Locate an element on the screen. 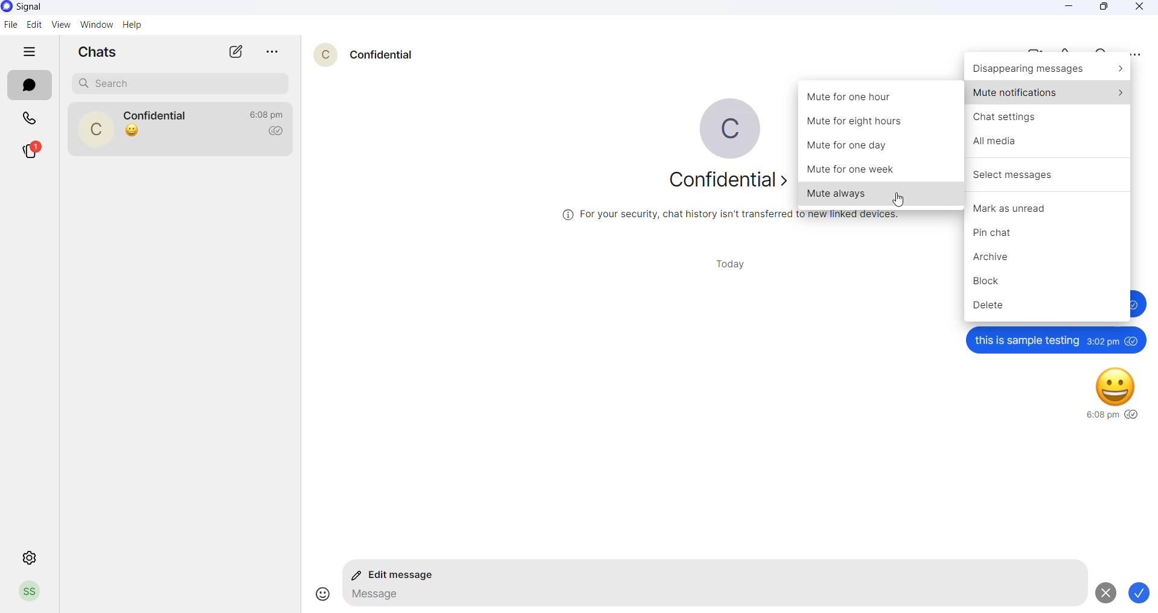  select messages is located at coordinates (1049, 173).